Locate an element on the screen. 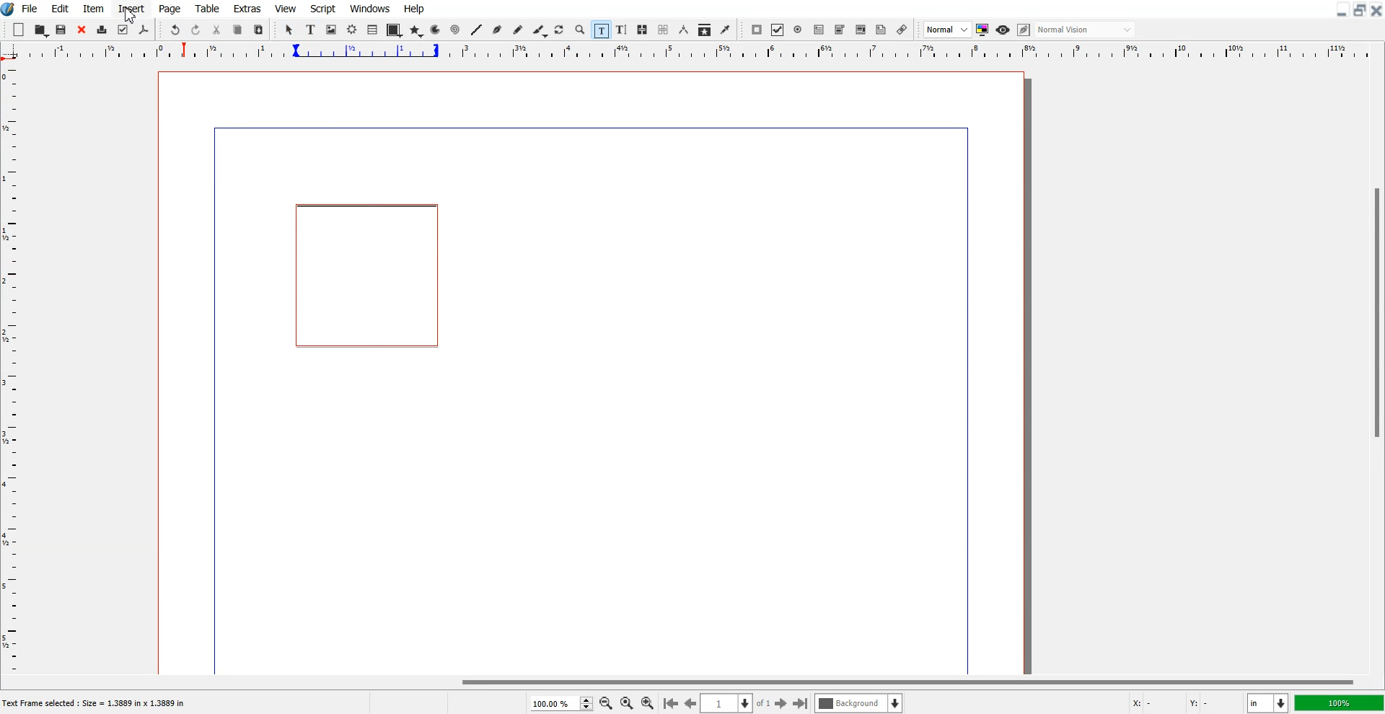  Arc is located at coordinates (436, 30).